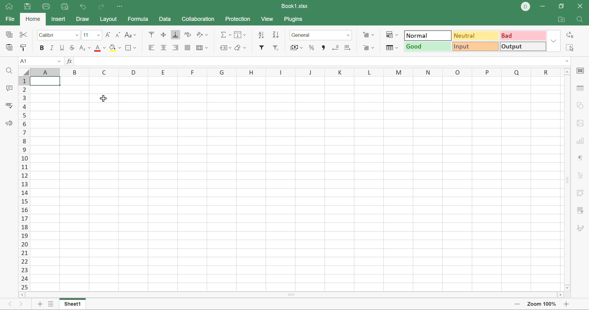 This screenshot has width=589, height=310. I want to click on Bad, so click(522, 36).